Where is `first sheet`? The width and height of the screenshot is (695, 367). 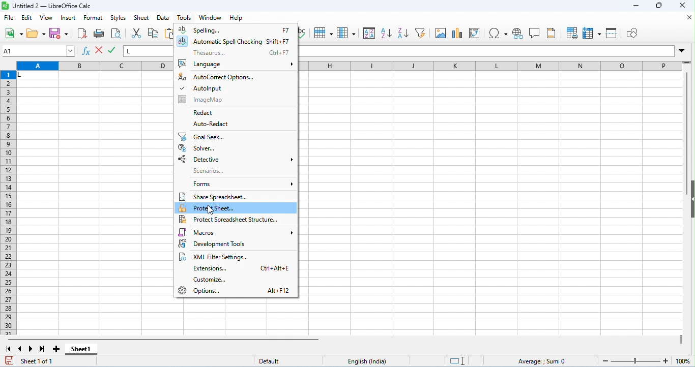
first sheet is located at coordinates (9, 348).